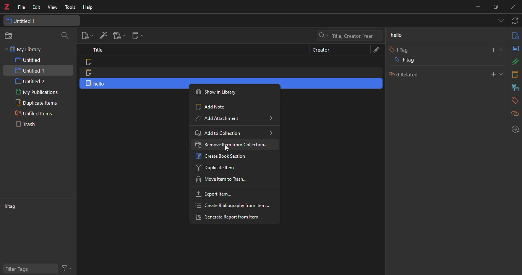 The image size is (522, 275). Describe the element at coordinates (516, 88) in the screenshot. I see `library` at that location.